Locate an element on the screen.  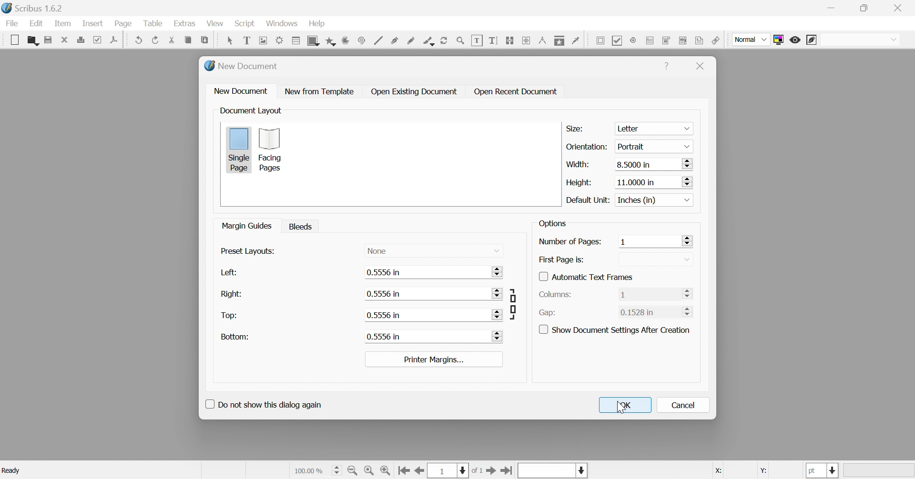
bottom is located at coordinates (230, 338).